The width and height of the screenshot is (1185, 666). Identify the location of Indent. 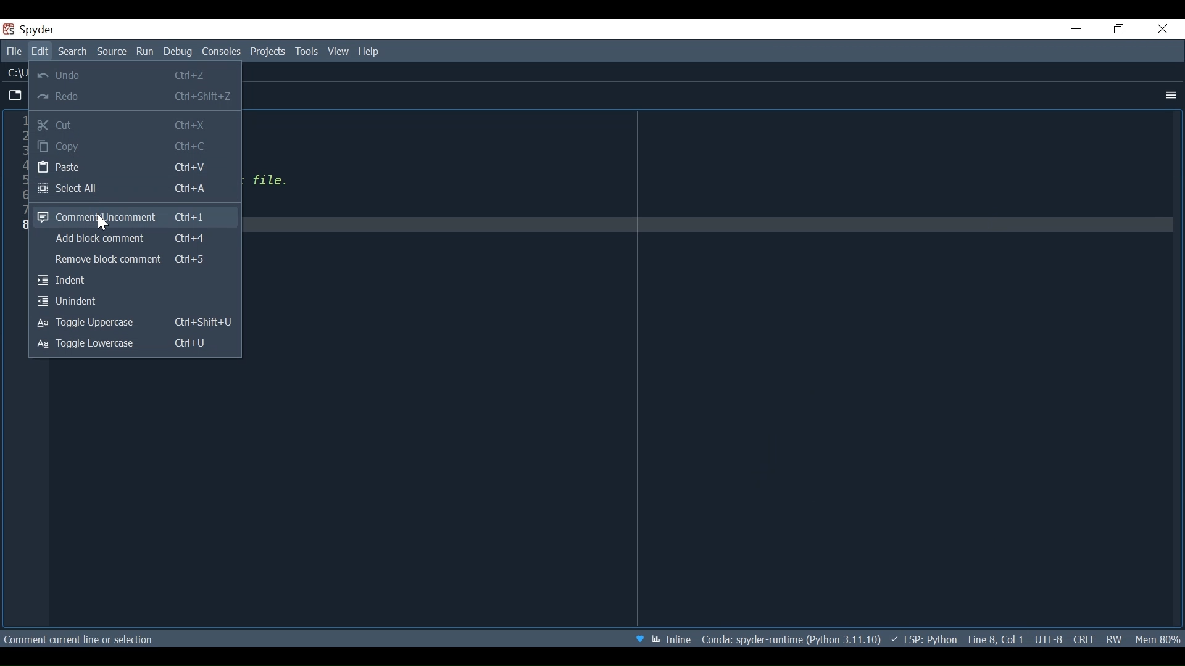
(134, 282).